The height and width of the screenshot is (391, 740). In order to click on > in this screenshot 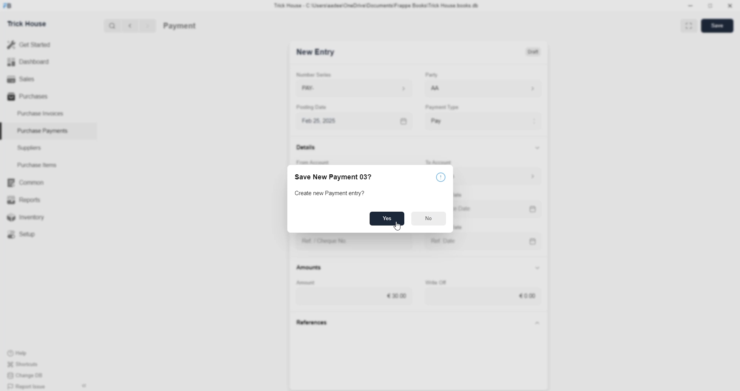, I will do `click(147, 26)`.